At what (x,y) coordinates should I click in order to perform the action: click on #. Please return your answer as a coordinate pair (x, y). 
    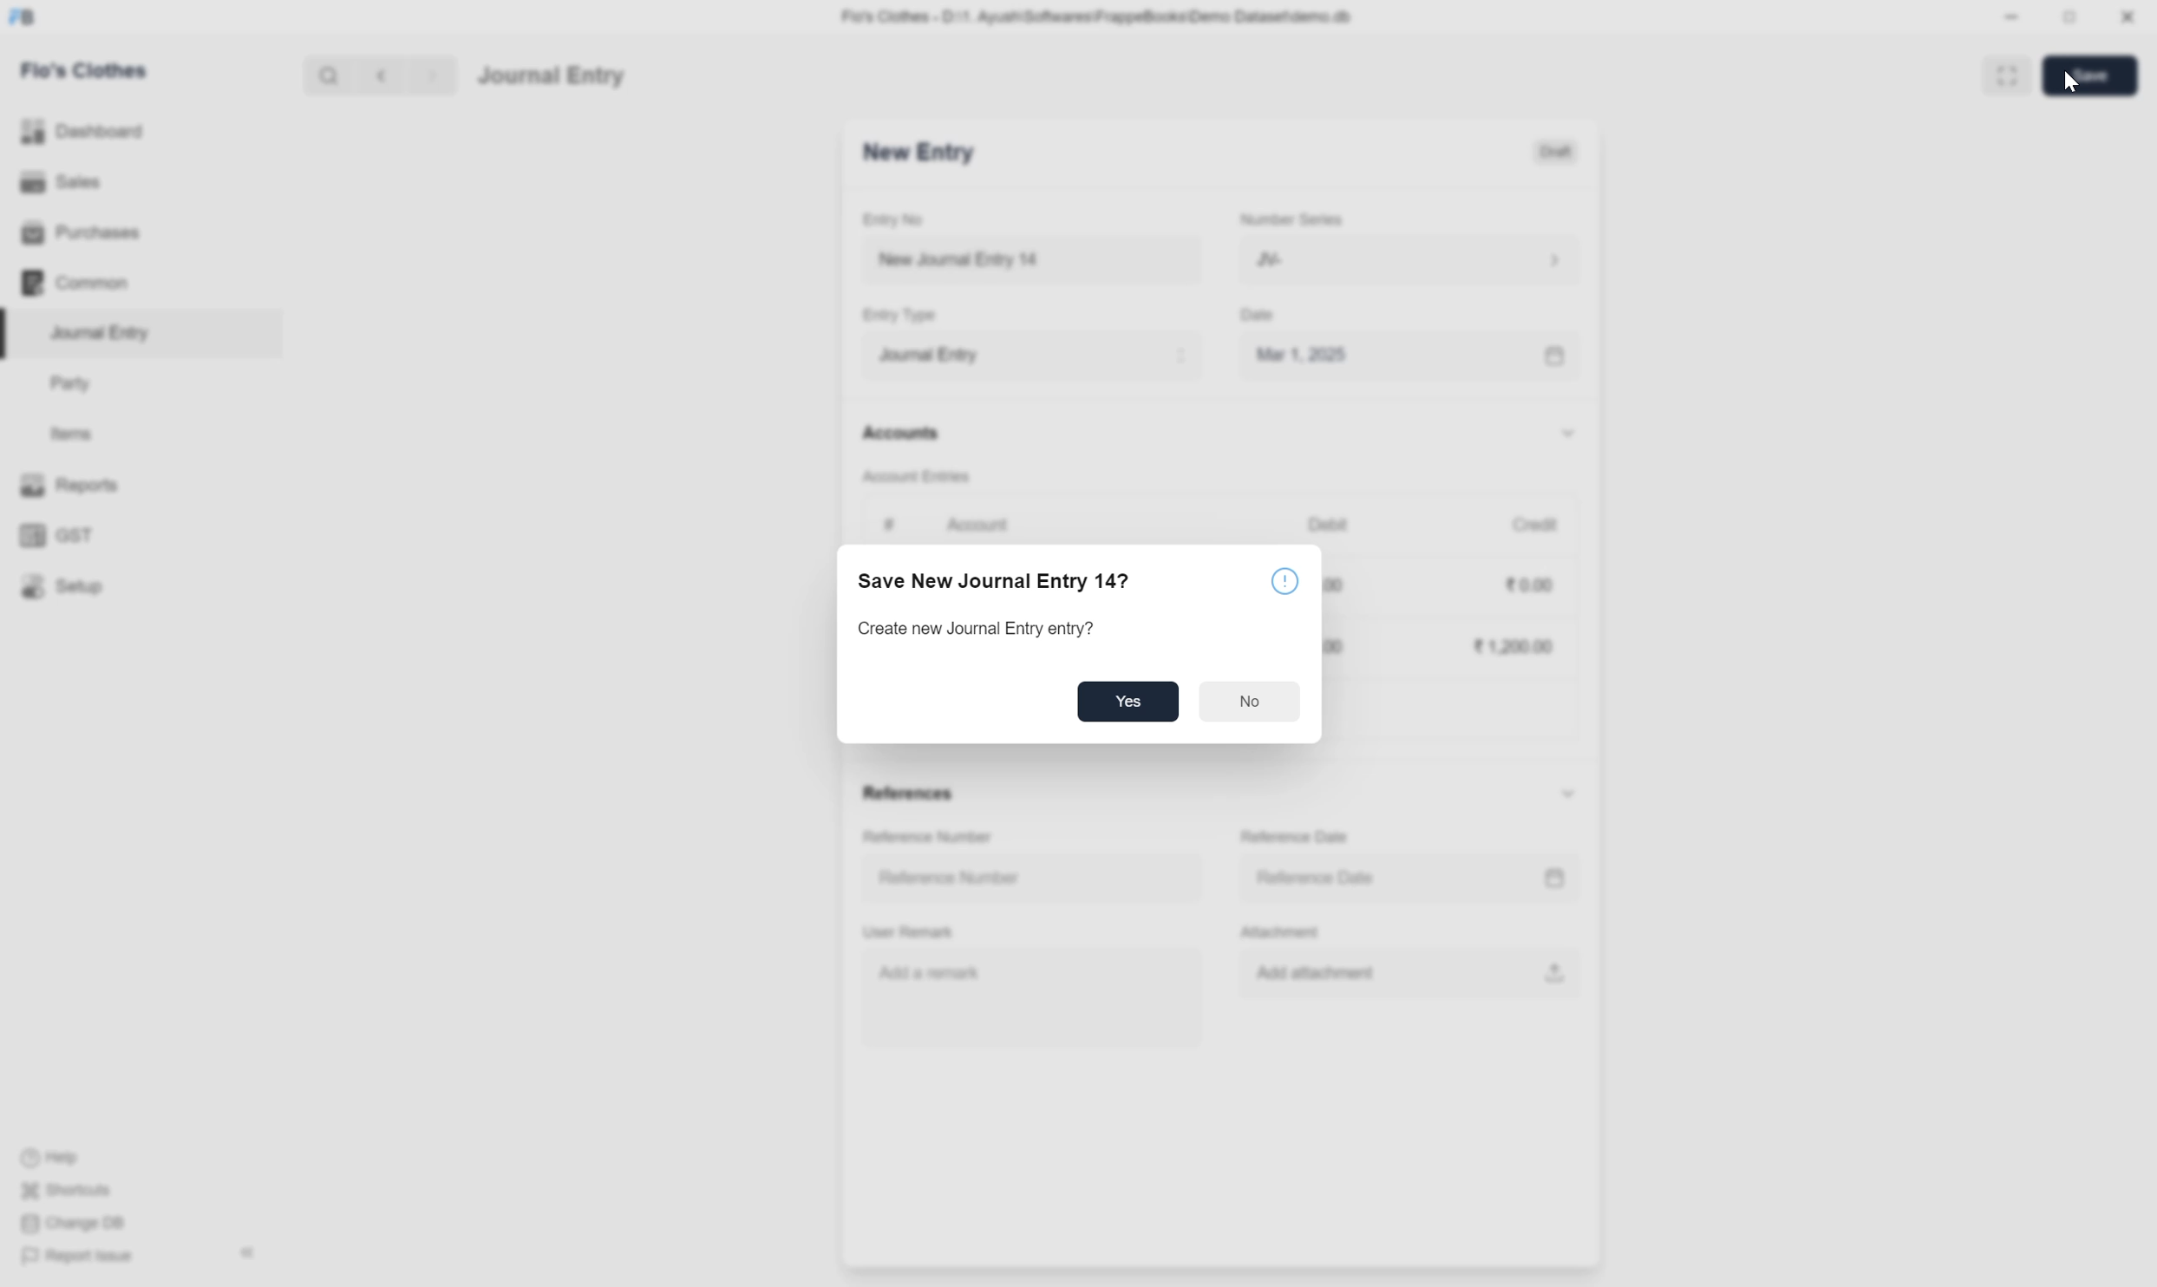
    Looking at the image, I should click on (890, 525).